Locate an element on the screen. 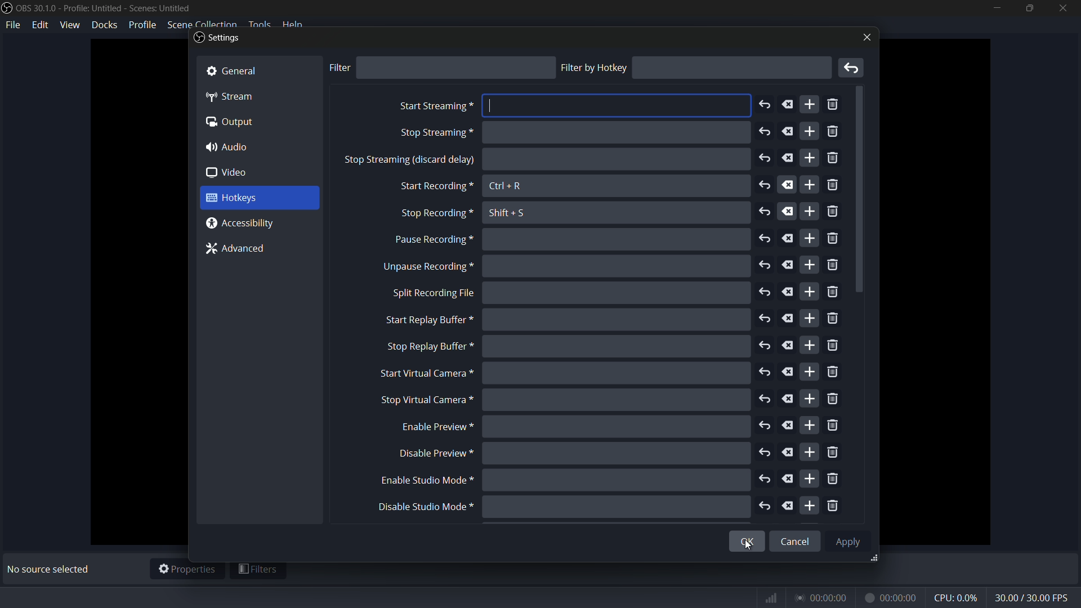  delete is located at coordinates (789, 346).